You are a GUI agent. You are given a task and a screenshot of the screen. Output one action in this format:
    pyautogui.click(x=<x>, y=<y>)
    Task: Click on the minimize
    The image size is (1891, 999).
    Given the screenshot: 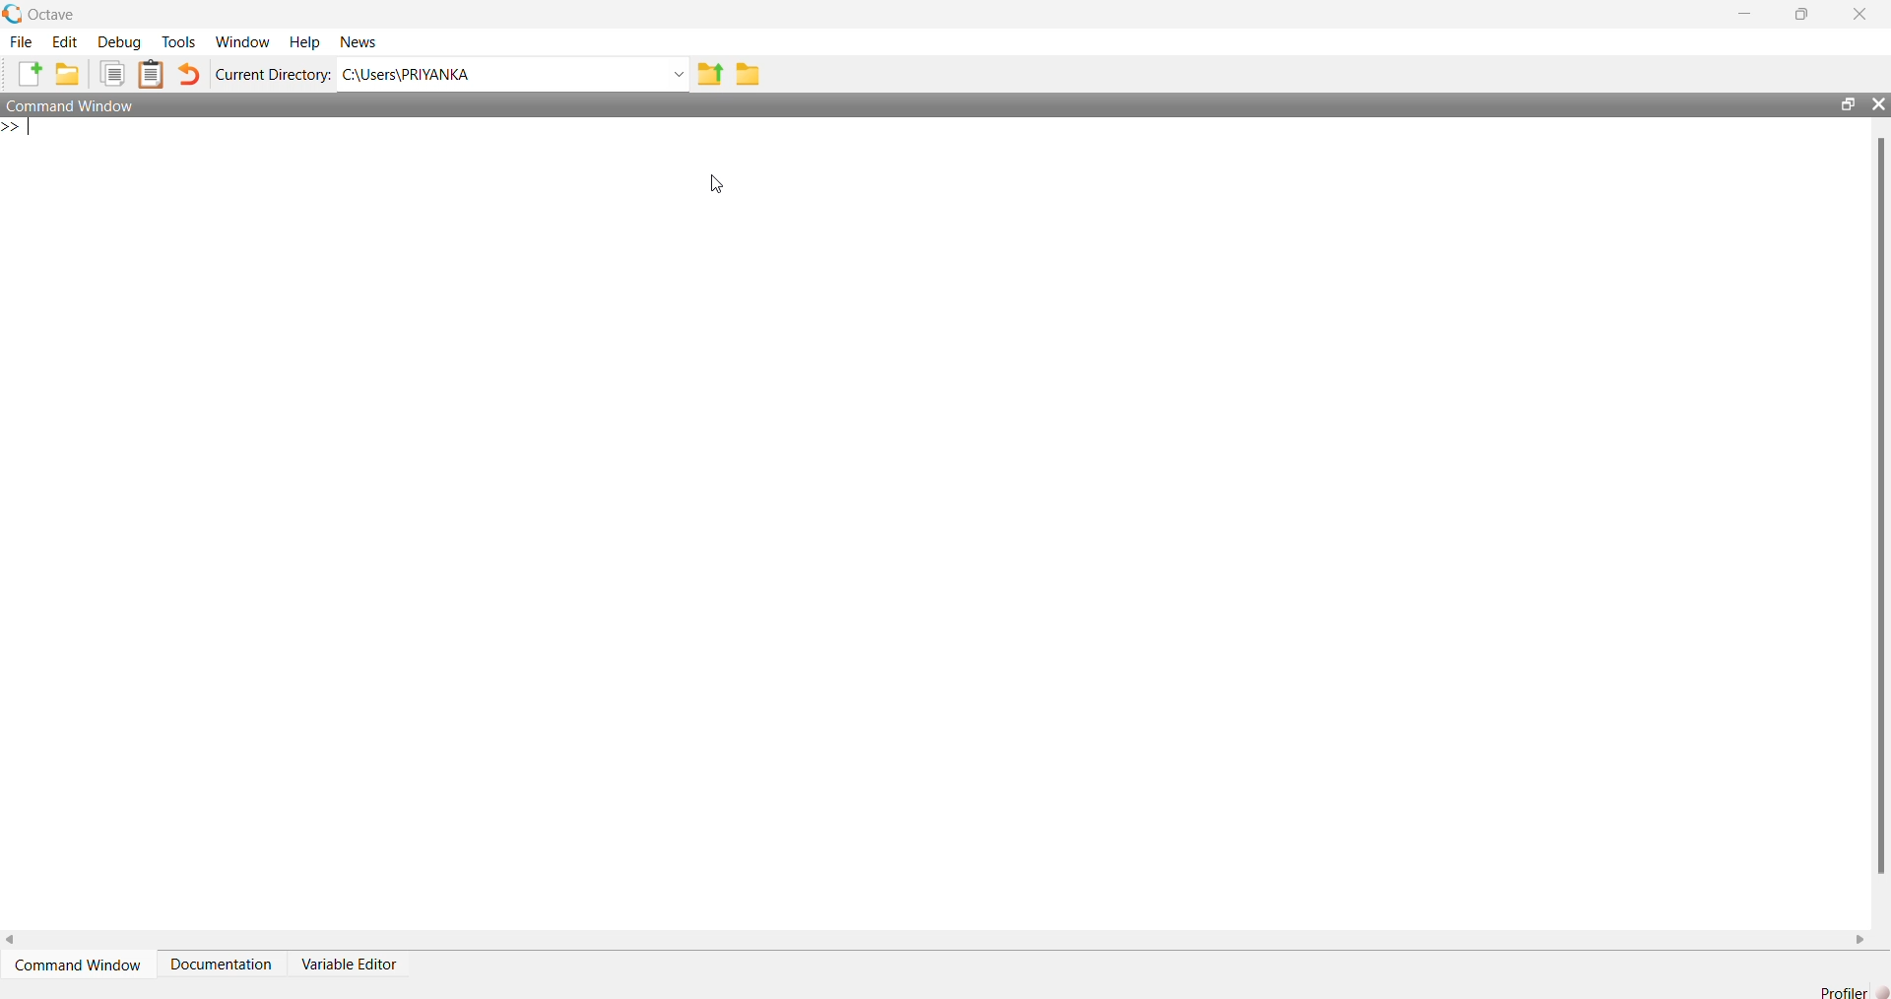 What is the action you would take?
    pyautogui.click(x=1745, y=15)
    